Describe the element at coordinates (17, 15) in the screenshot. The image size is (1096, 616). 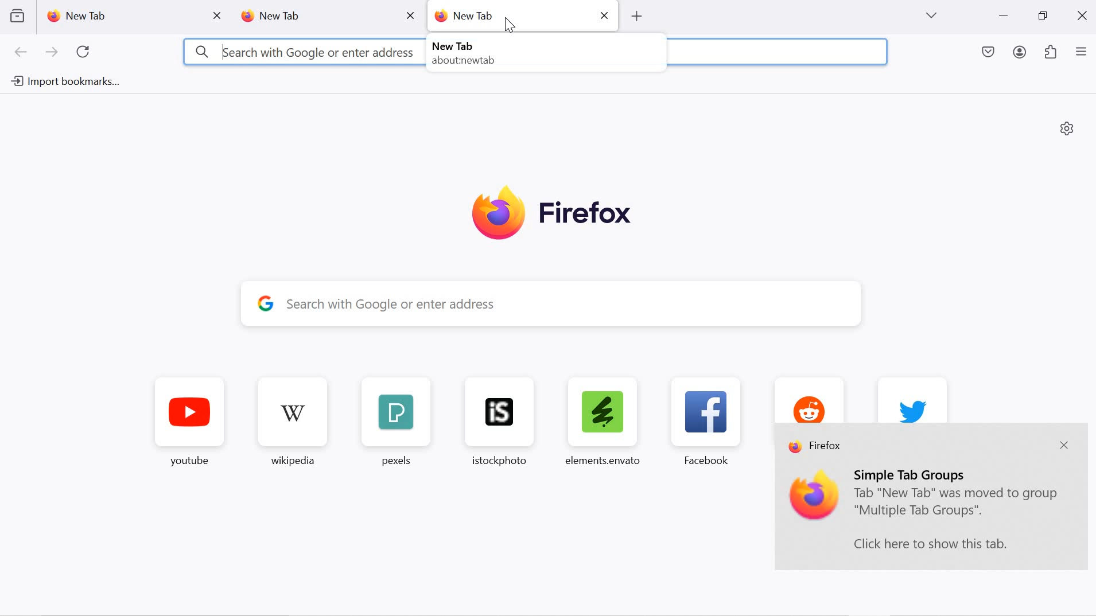
I see `view recent browsing across devices and windows` at that location.